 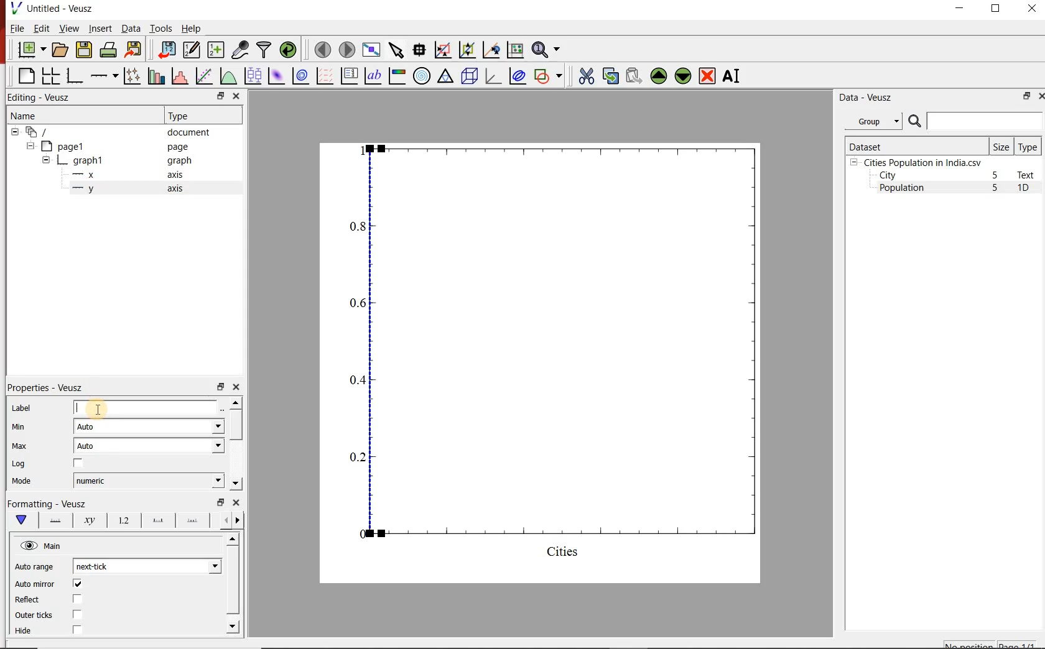 I want to click on File, so click(x=17, y=28).